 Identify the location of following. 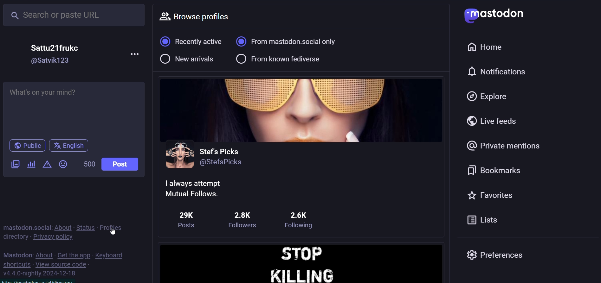
(303, 221).